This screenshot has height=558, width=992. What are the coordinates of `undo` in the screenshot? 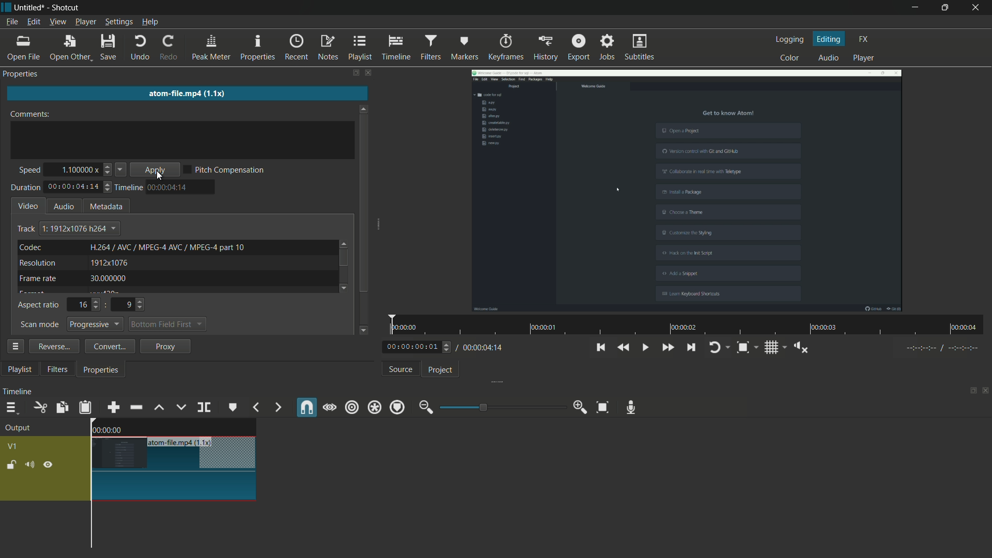 It's located at (138, 48).